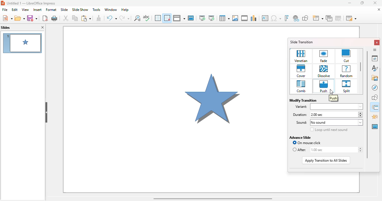 The image size is (382, 201). I want to click on new, so click(7, 18).